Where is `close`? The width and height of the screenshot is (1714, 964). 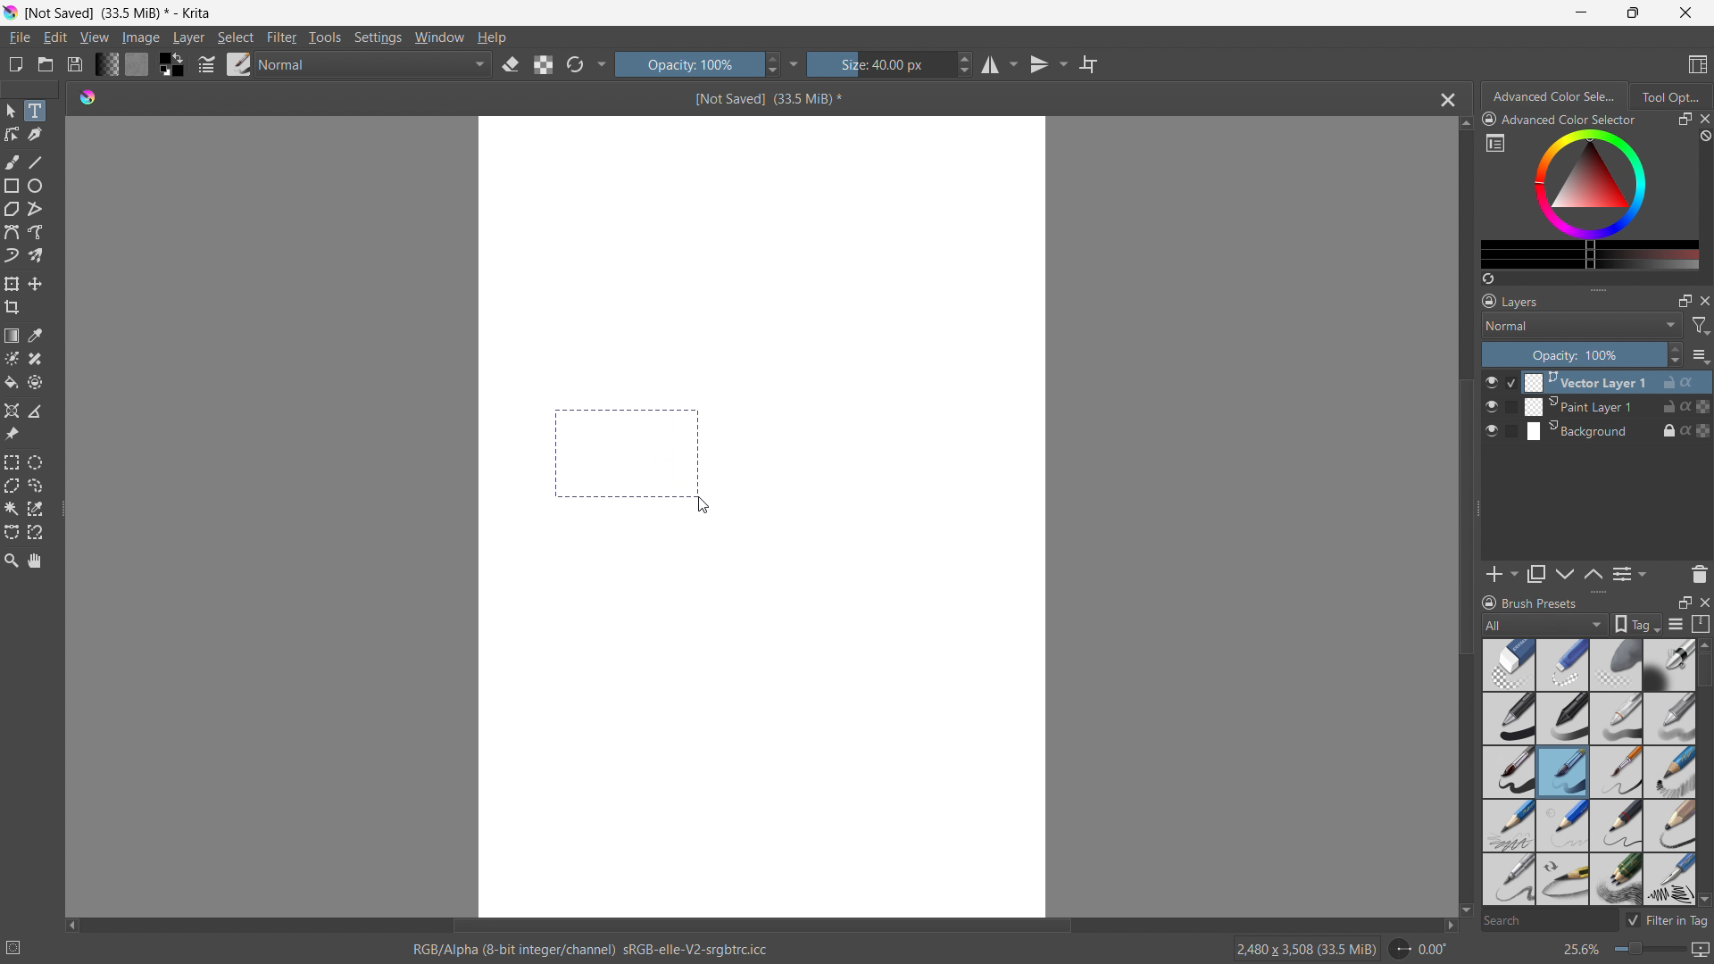
close is located at coordinates (1685, 12).